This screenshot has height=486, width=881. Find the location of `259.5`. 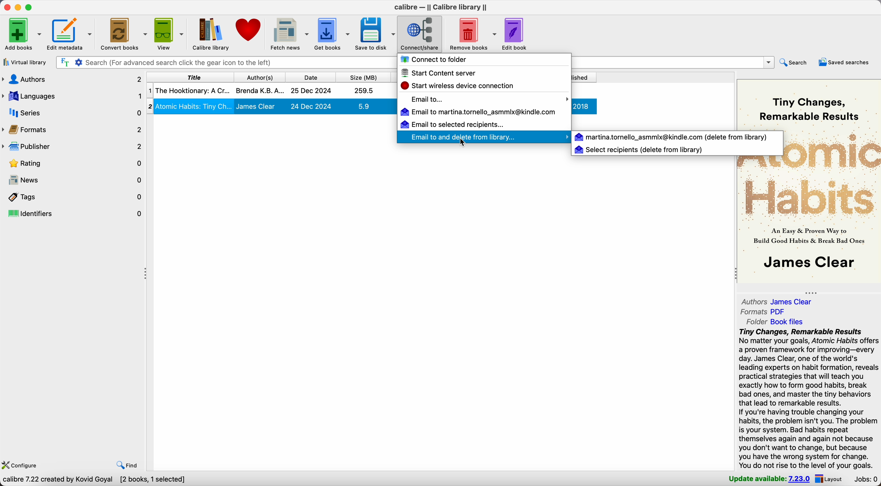

259.5 is located at coordinates (364, 90).